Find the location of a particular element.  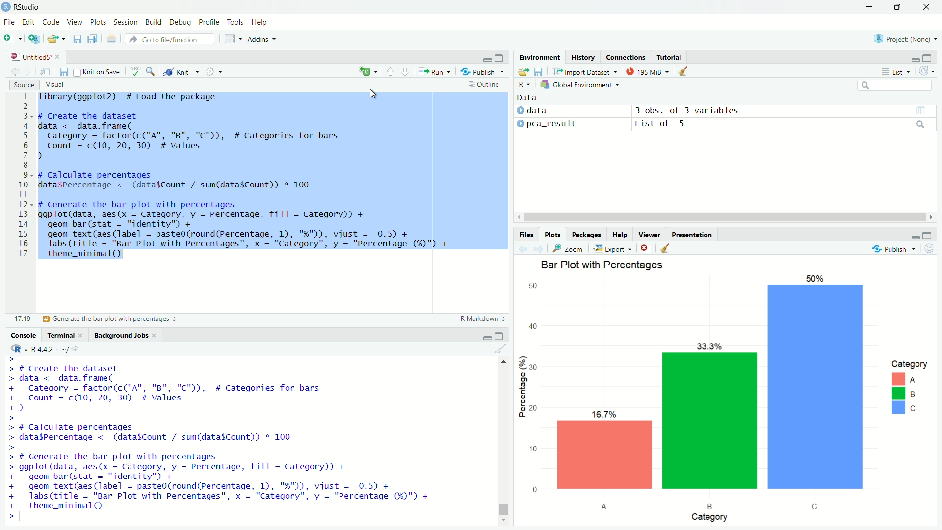

Files is located at coordinates (526, 235).